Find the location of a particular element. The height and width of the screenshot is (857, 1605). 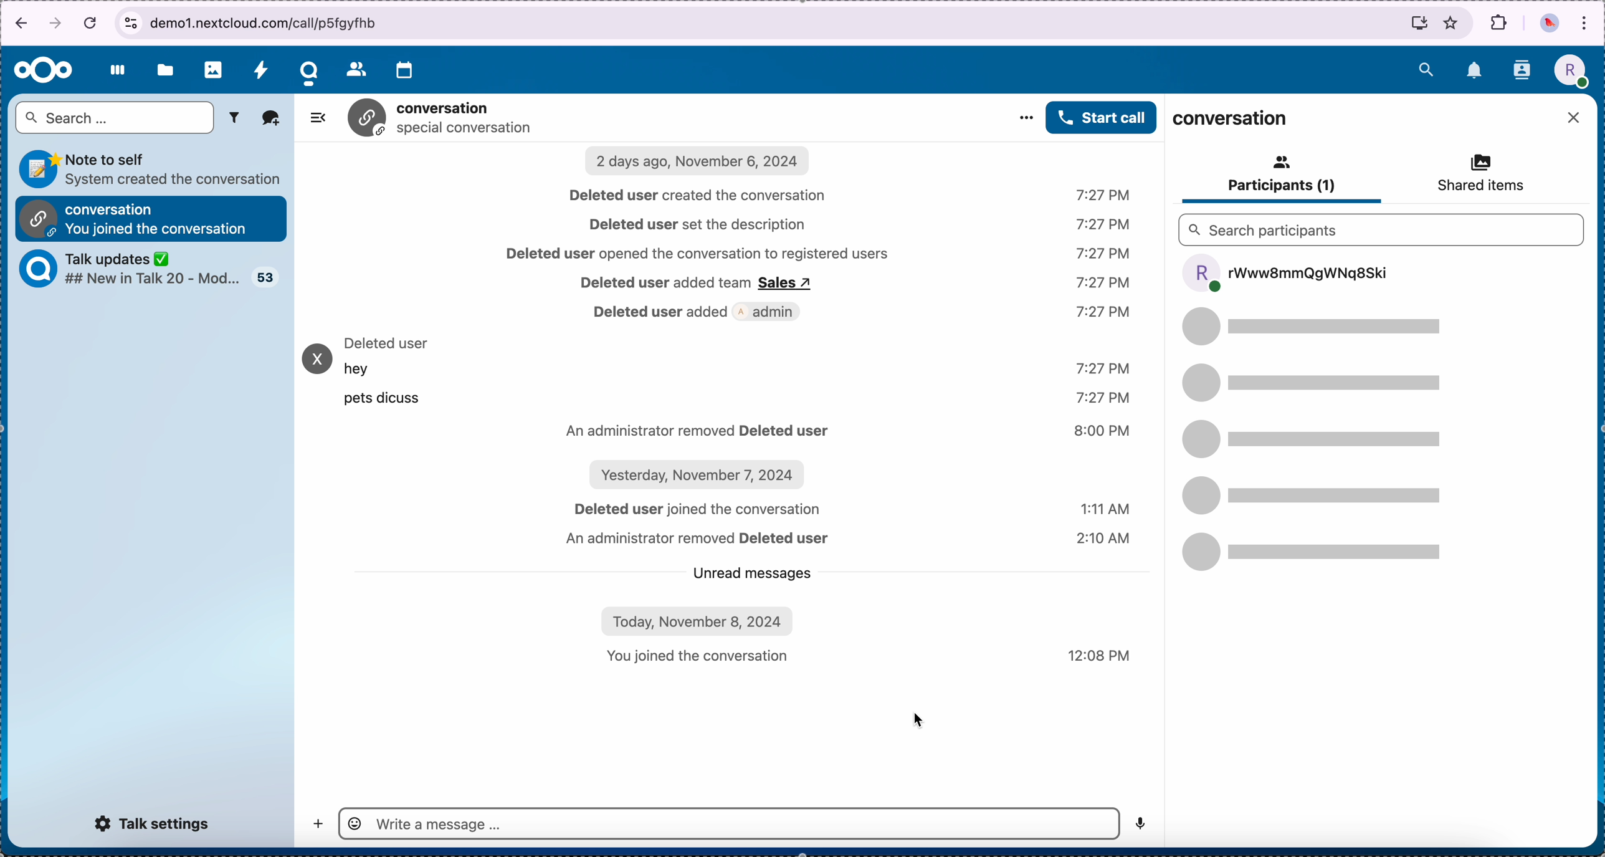

profile picture is located at coordinates (1549, 23).